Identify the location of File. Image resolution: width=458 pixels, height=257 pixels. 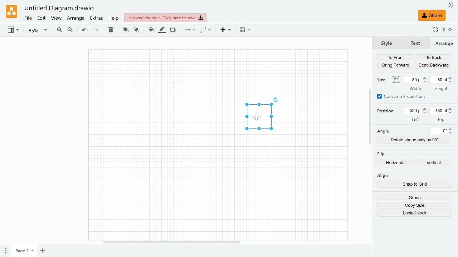
(28, 18).